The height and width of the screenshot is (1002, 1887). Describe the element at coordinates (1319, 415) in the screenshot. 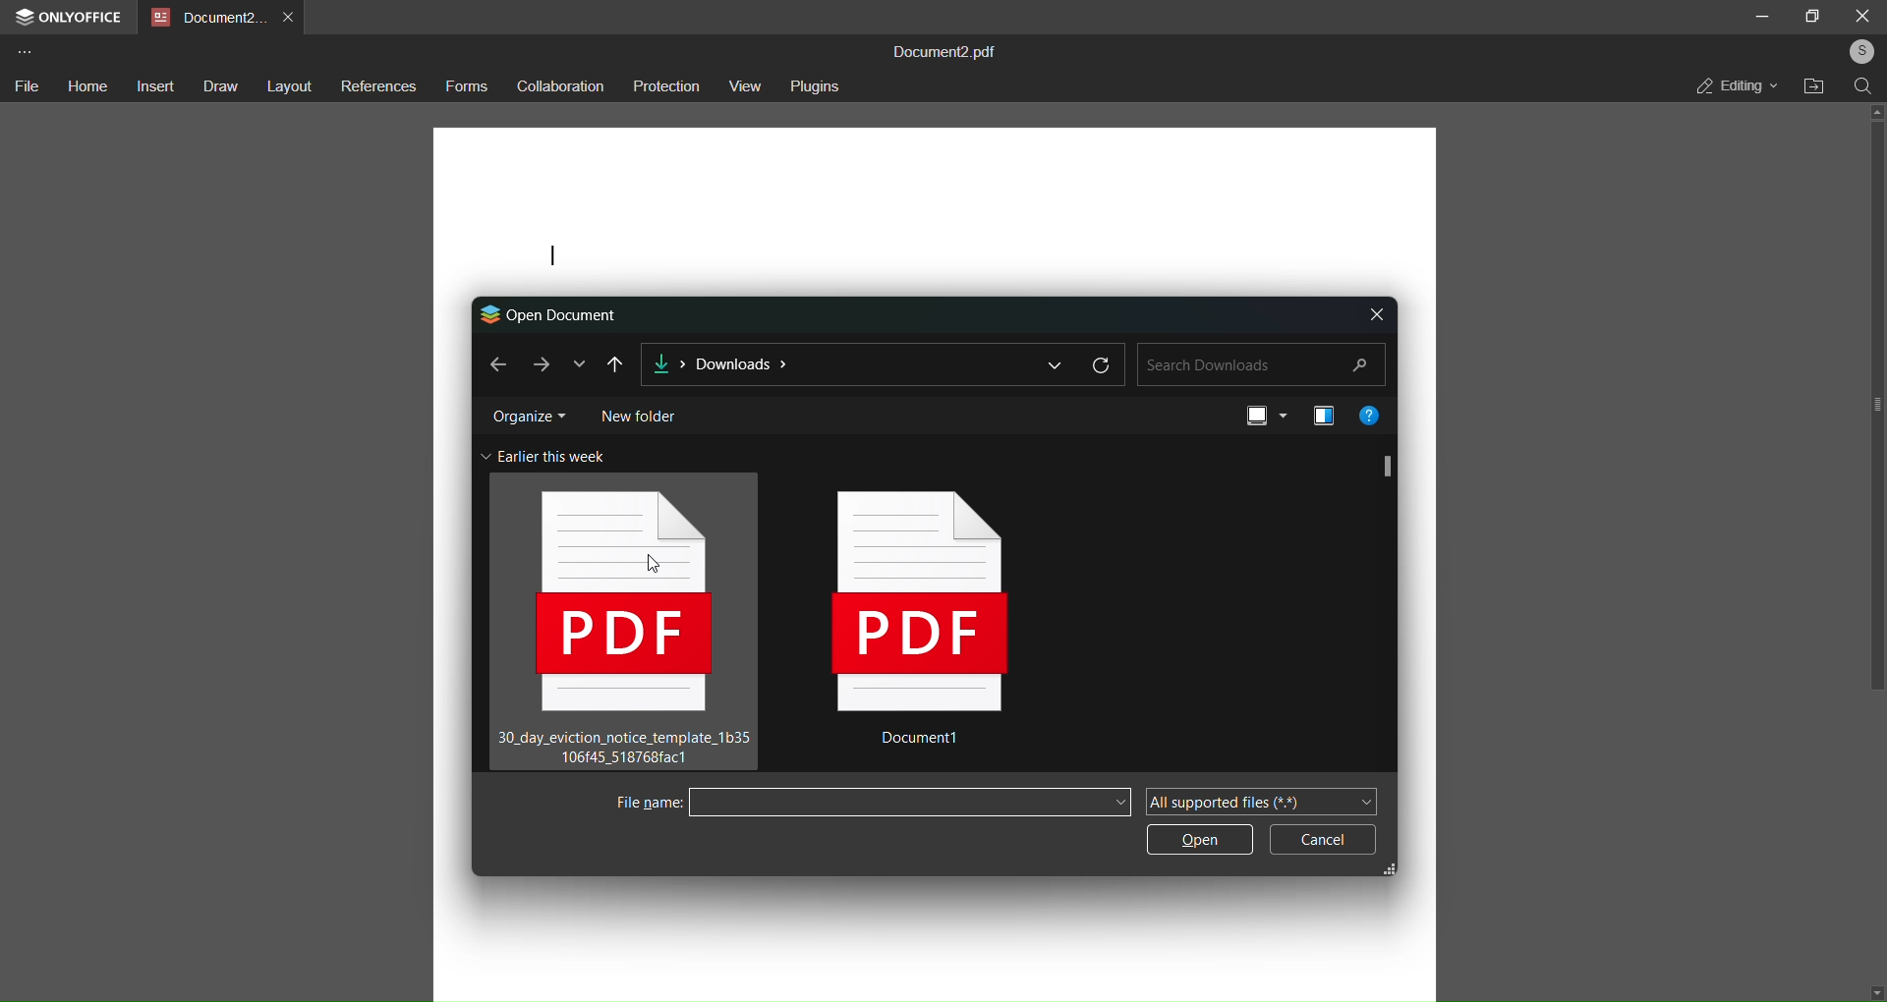

I see `preview` at that location.